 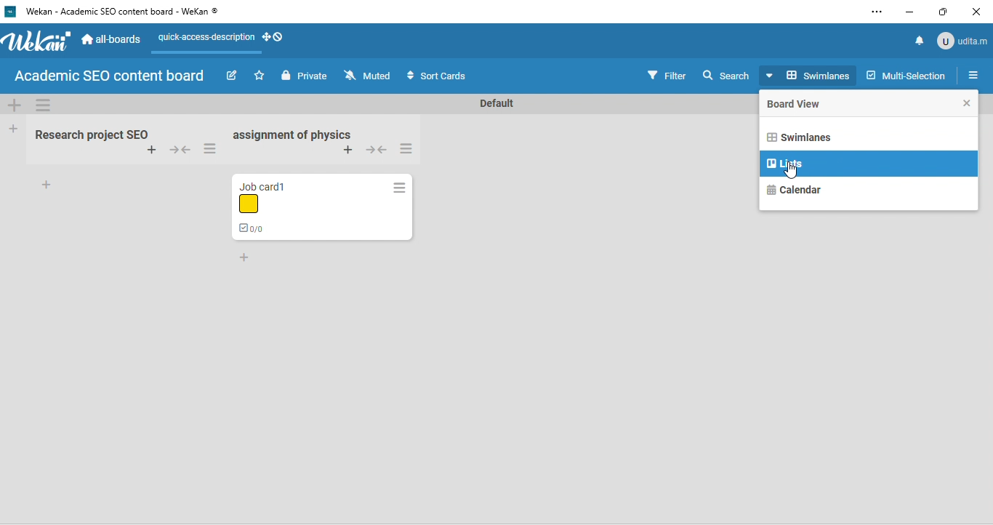 What do you see at coordinates (796, 188) in the screenshot?
I see `Calendar` at bounding box center [796, 188].